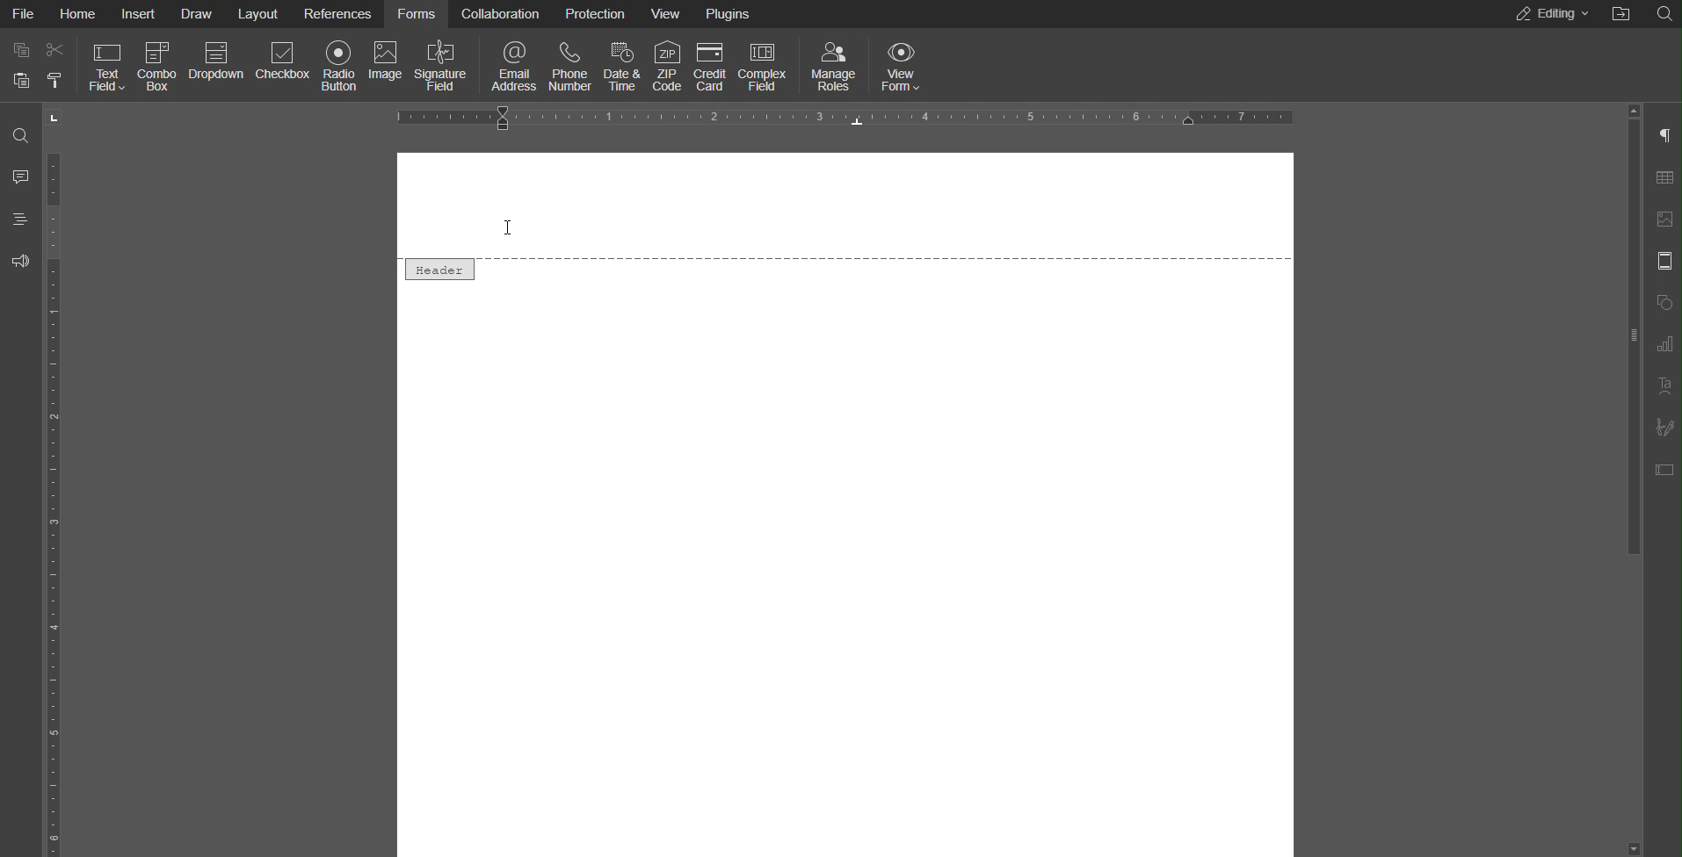  Describe the element at coordinates (159, 64) in the screenshot. I see `Combo Box` at that location.